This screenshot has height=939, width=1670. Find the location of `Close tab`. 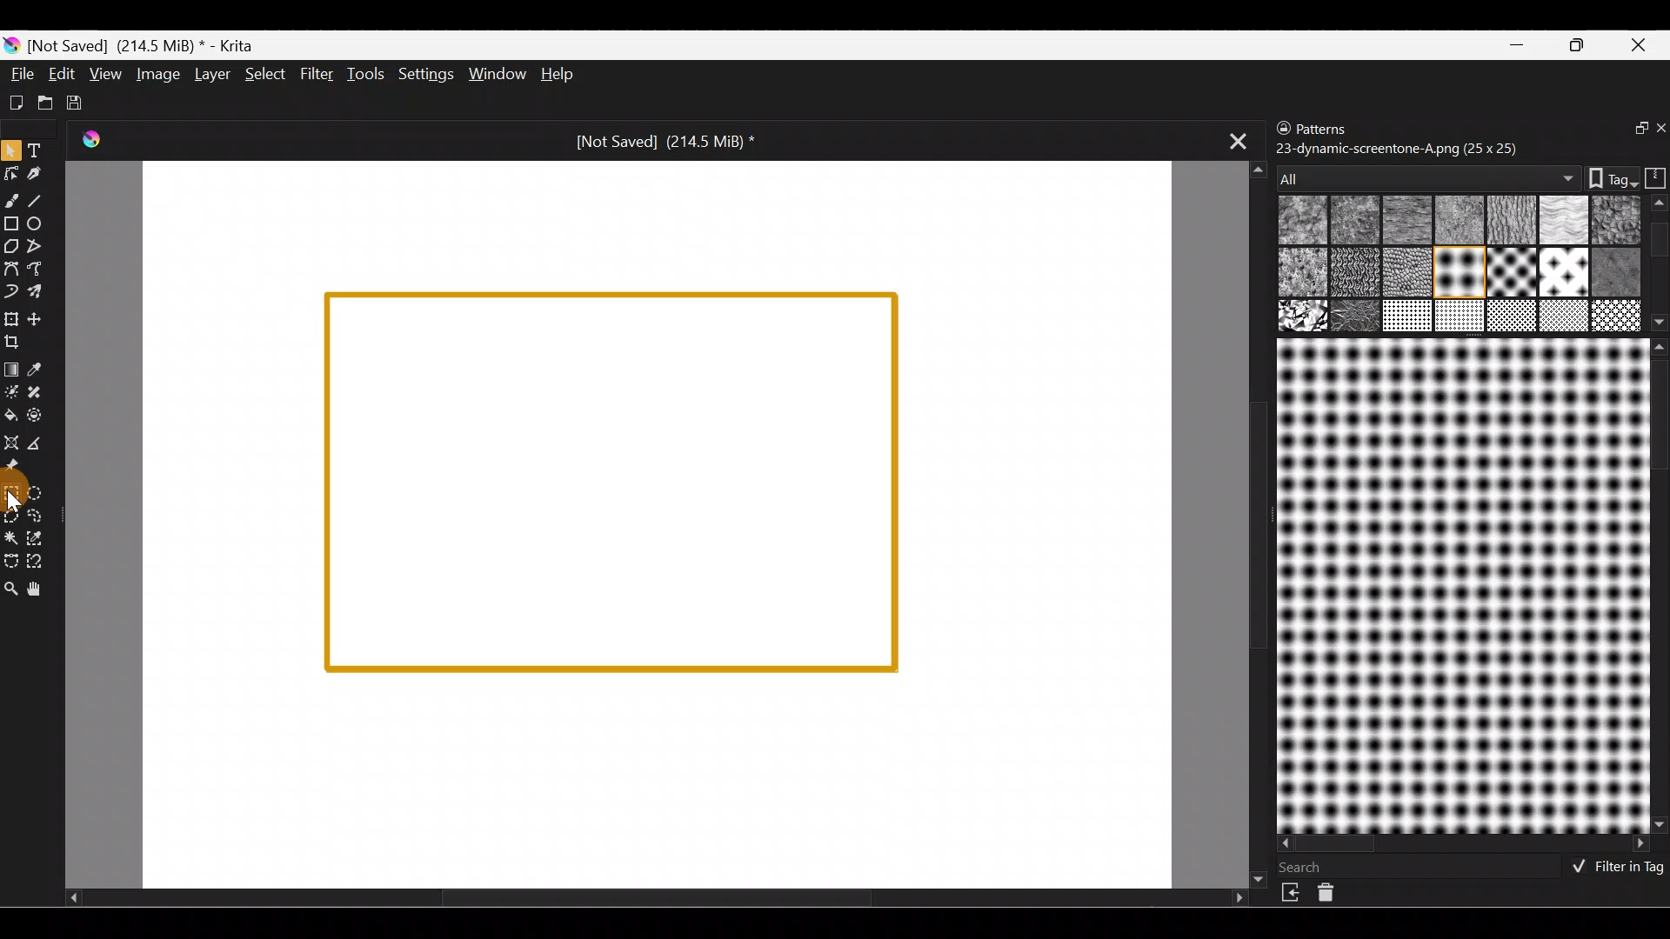

Close tab is located at coordinates (1232, 140).